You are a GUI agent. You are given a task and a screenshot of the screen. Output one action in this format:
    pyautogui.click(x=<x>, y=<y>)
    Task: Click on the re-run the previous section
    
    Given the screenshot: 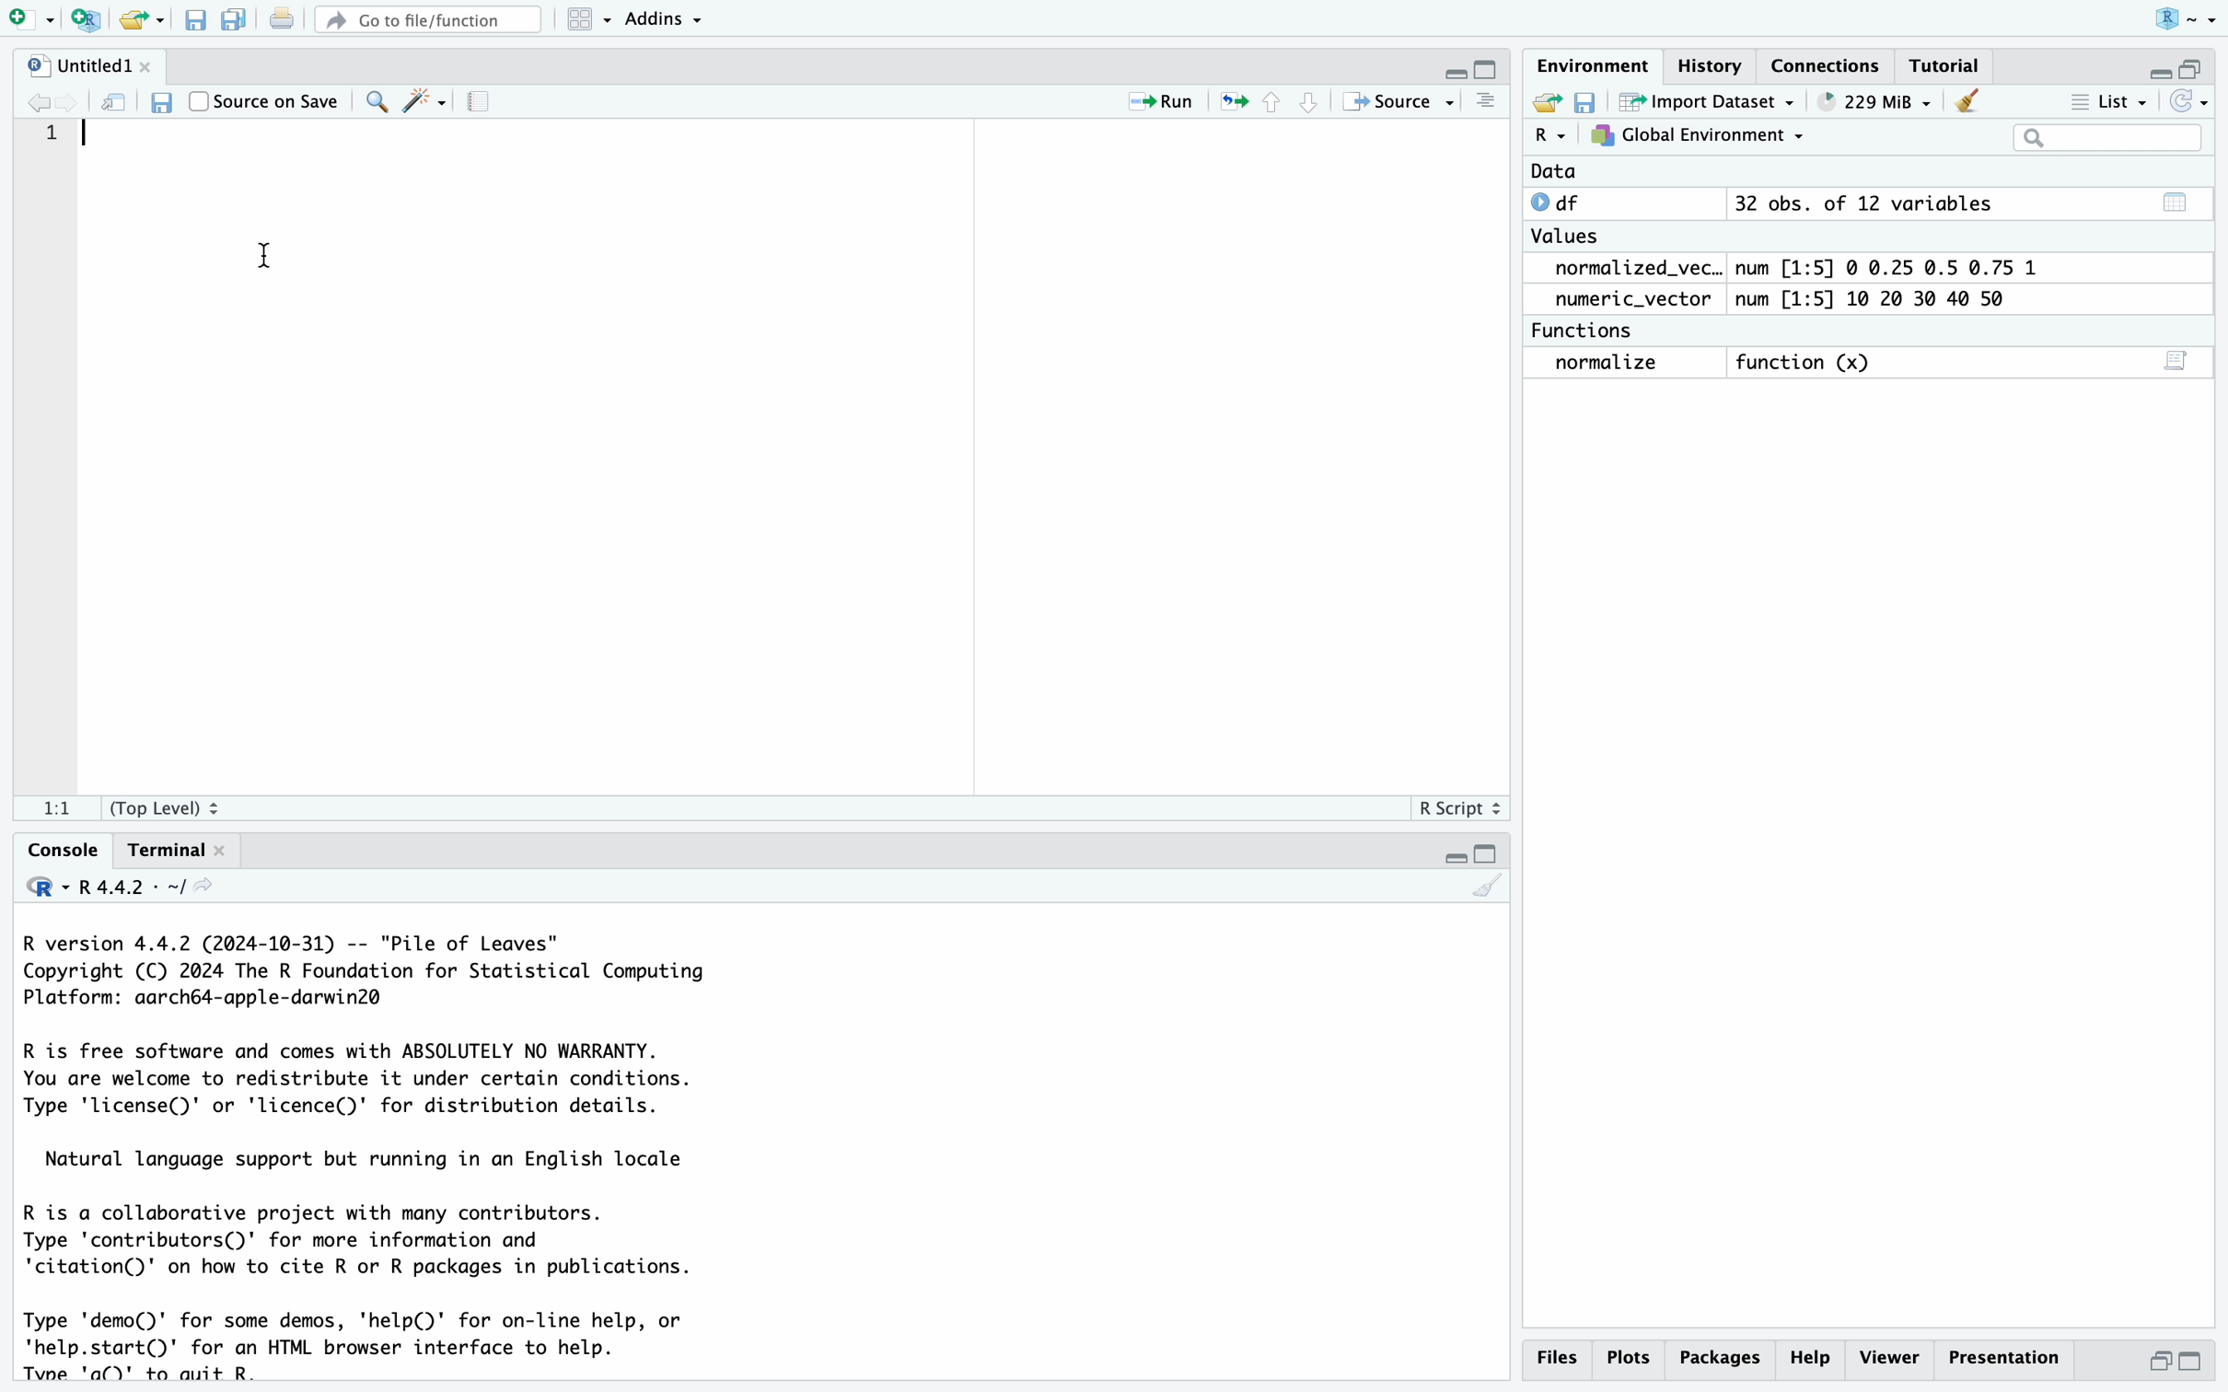 What is the action you would take?
    pyautogui.click(x=1235, y=102)
    